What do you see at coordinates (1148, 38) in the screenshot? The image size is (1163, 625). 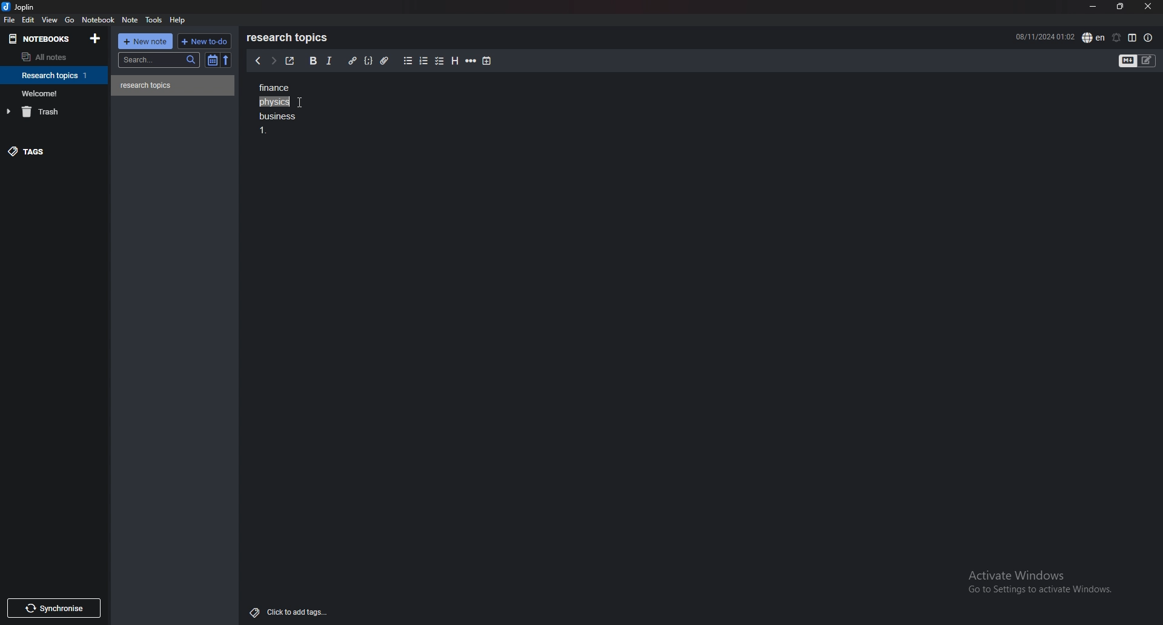 I see `note properties` at bounding box center [1148, 38].